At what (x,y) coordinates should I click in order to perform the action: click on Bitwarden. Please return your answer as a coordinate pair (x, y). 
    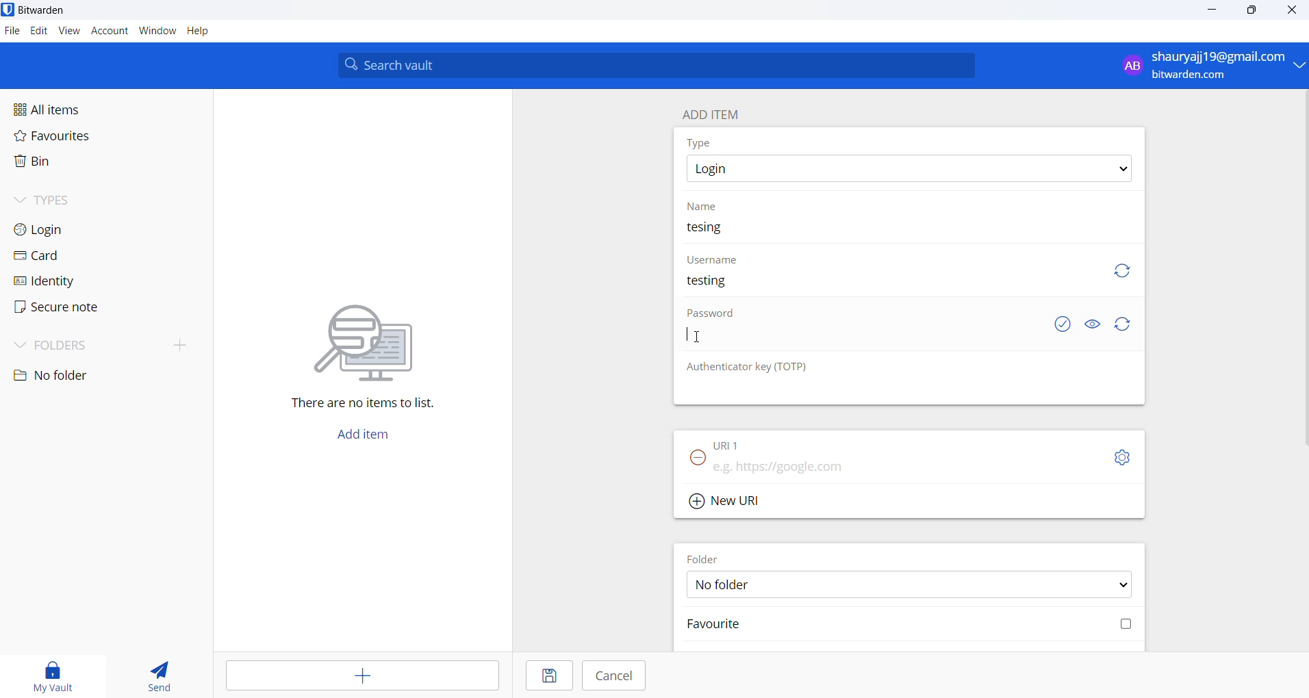
    Looking at the image, I should click on (47, 10).